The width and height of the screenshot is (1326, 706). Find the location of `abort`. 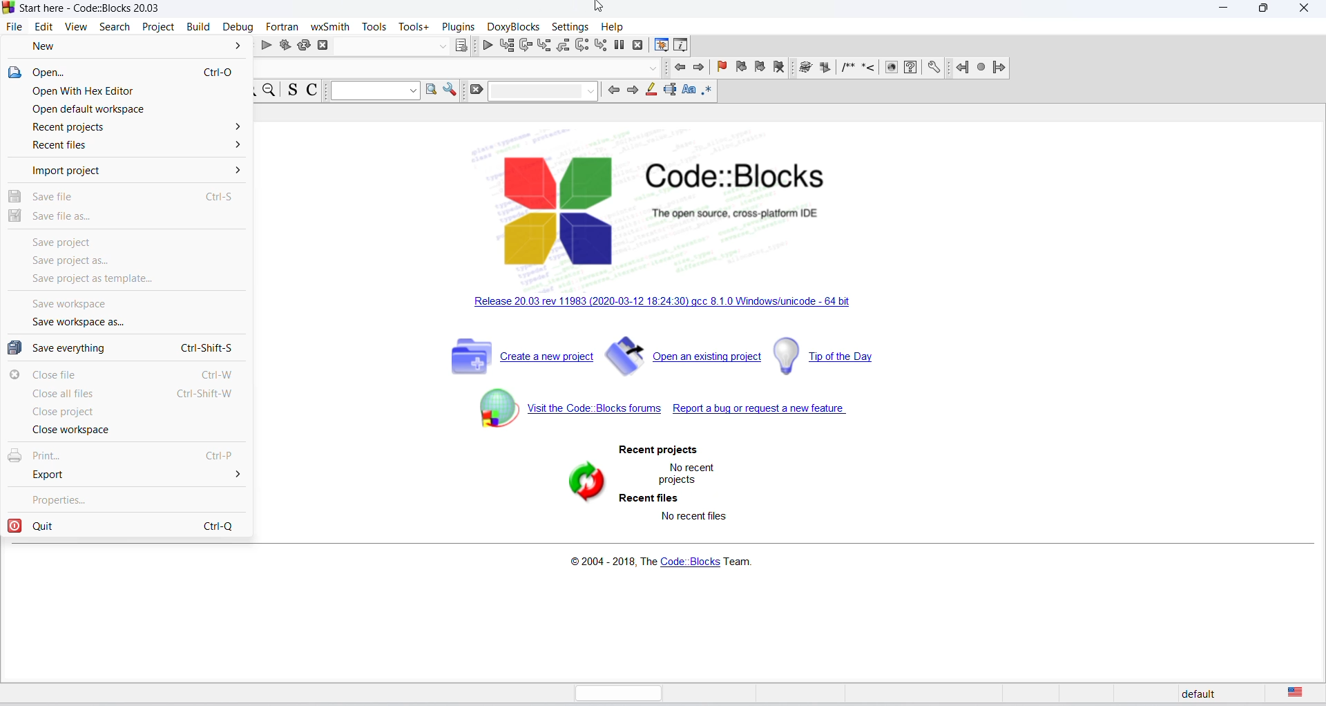

abort is located at coordinates (326, 46).